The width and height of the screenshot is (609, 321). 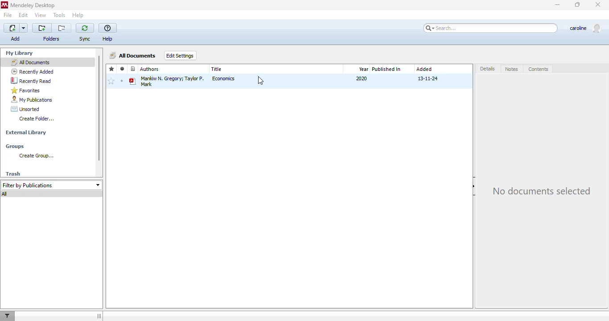 I want to click on filter by publications, so click(x=51, y=185).